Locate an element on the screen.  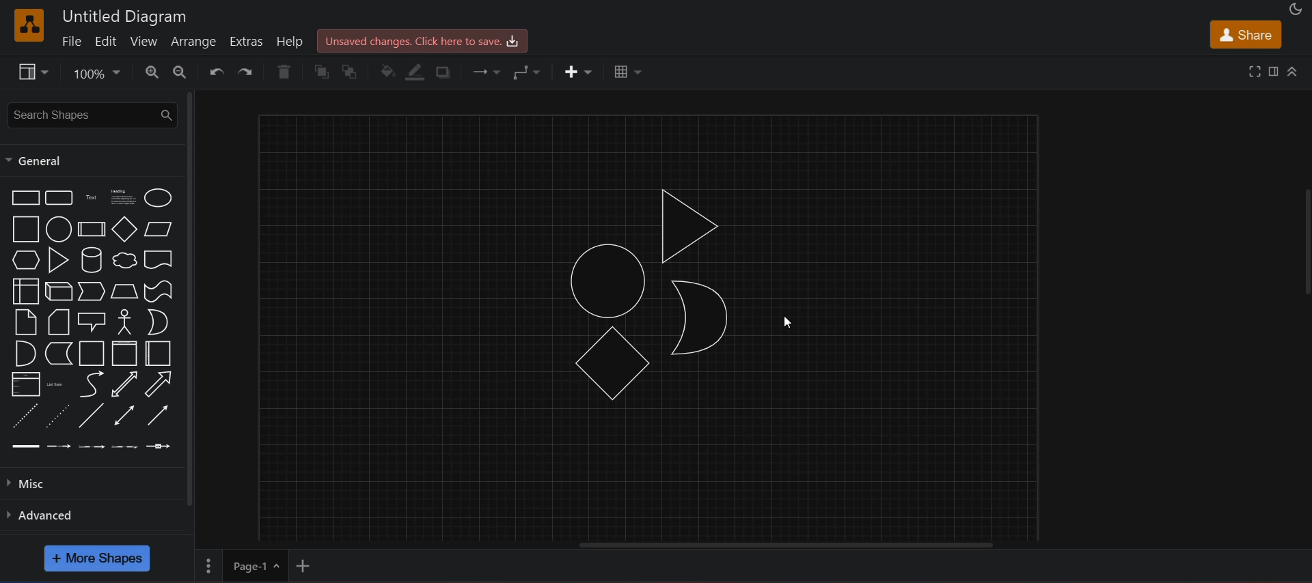
horizontal scroll bar is located at coordinates (784, 547).